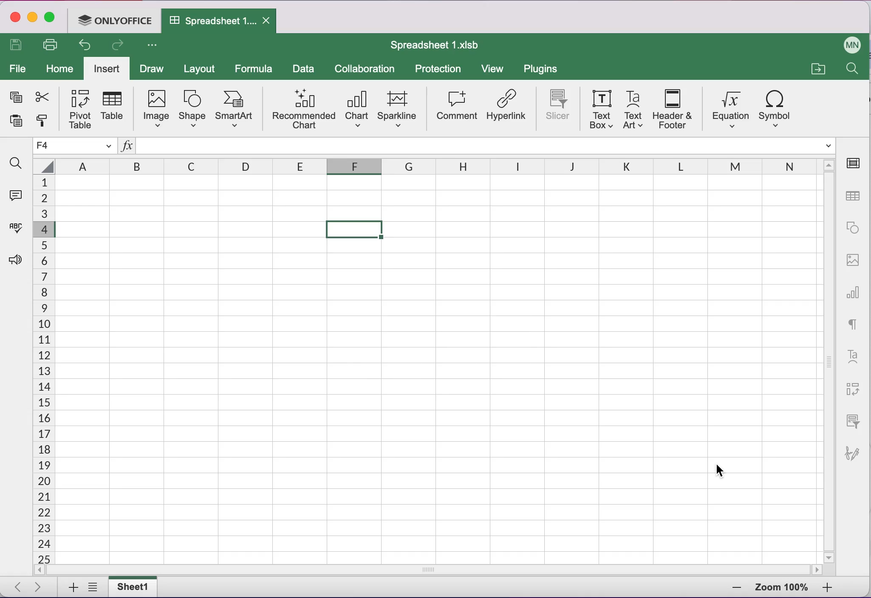 The image size is (871, 598). What do you see at coordinates (853, 312) in the screenshot?
I see `Side Toolbar` at bounding box center [853, 312].